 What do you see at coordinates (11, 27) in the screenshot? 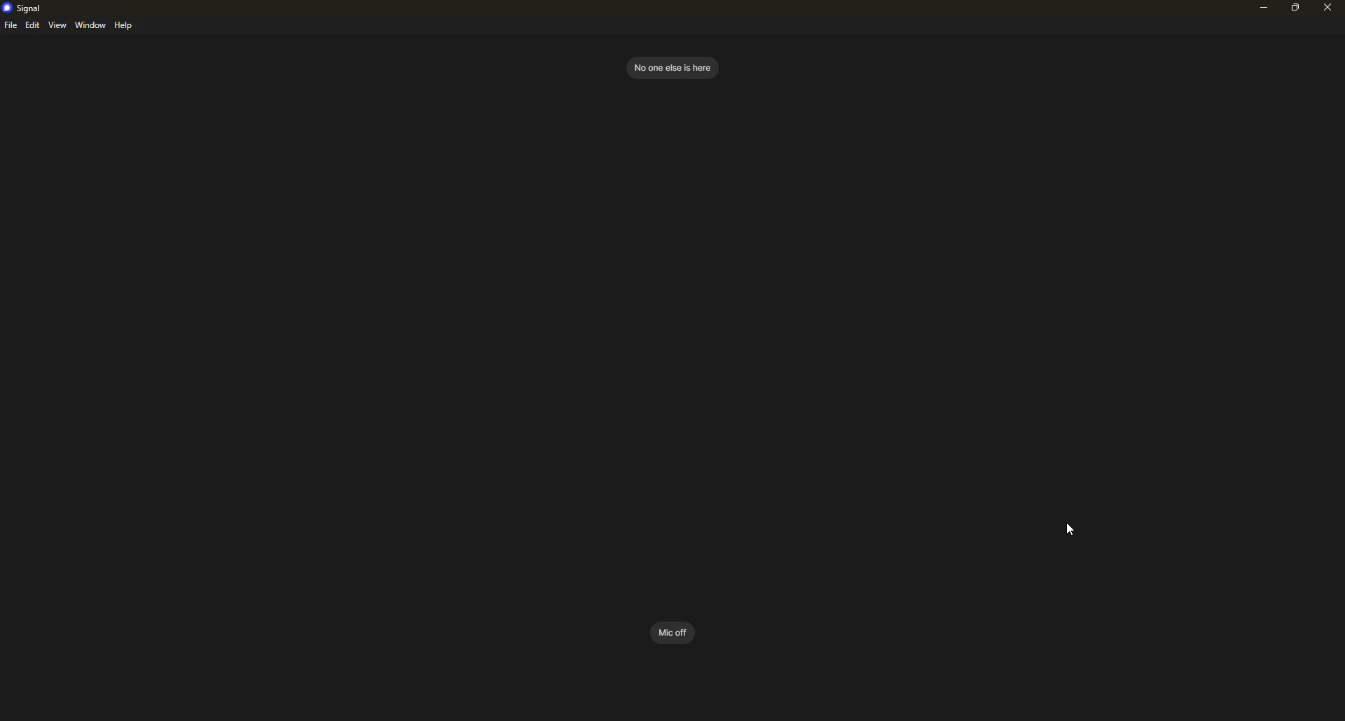
I see `file` at bounding box center [11, 27].